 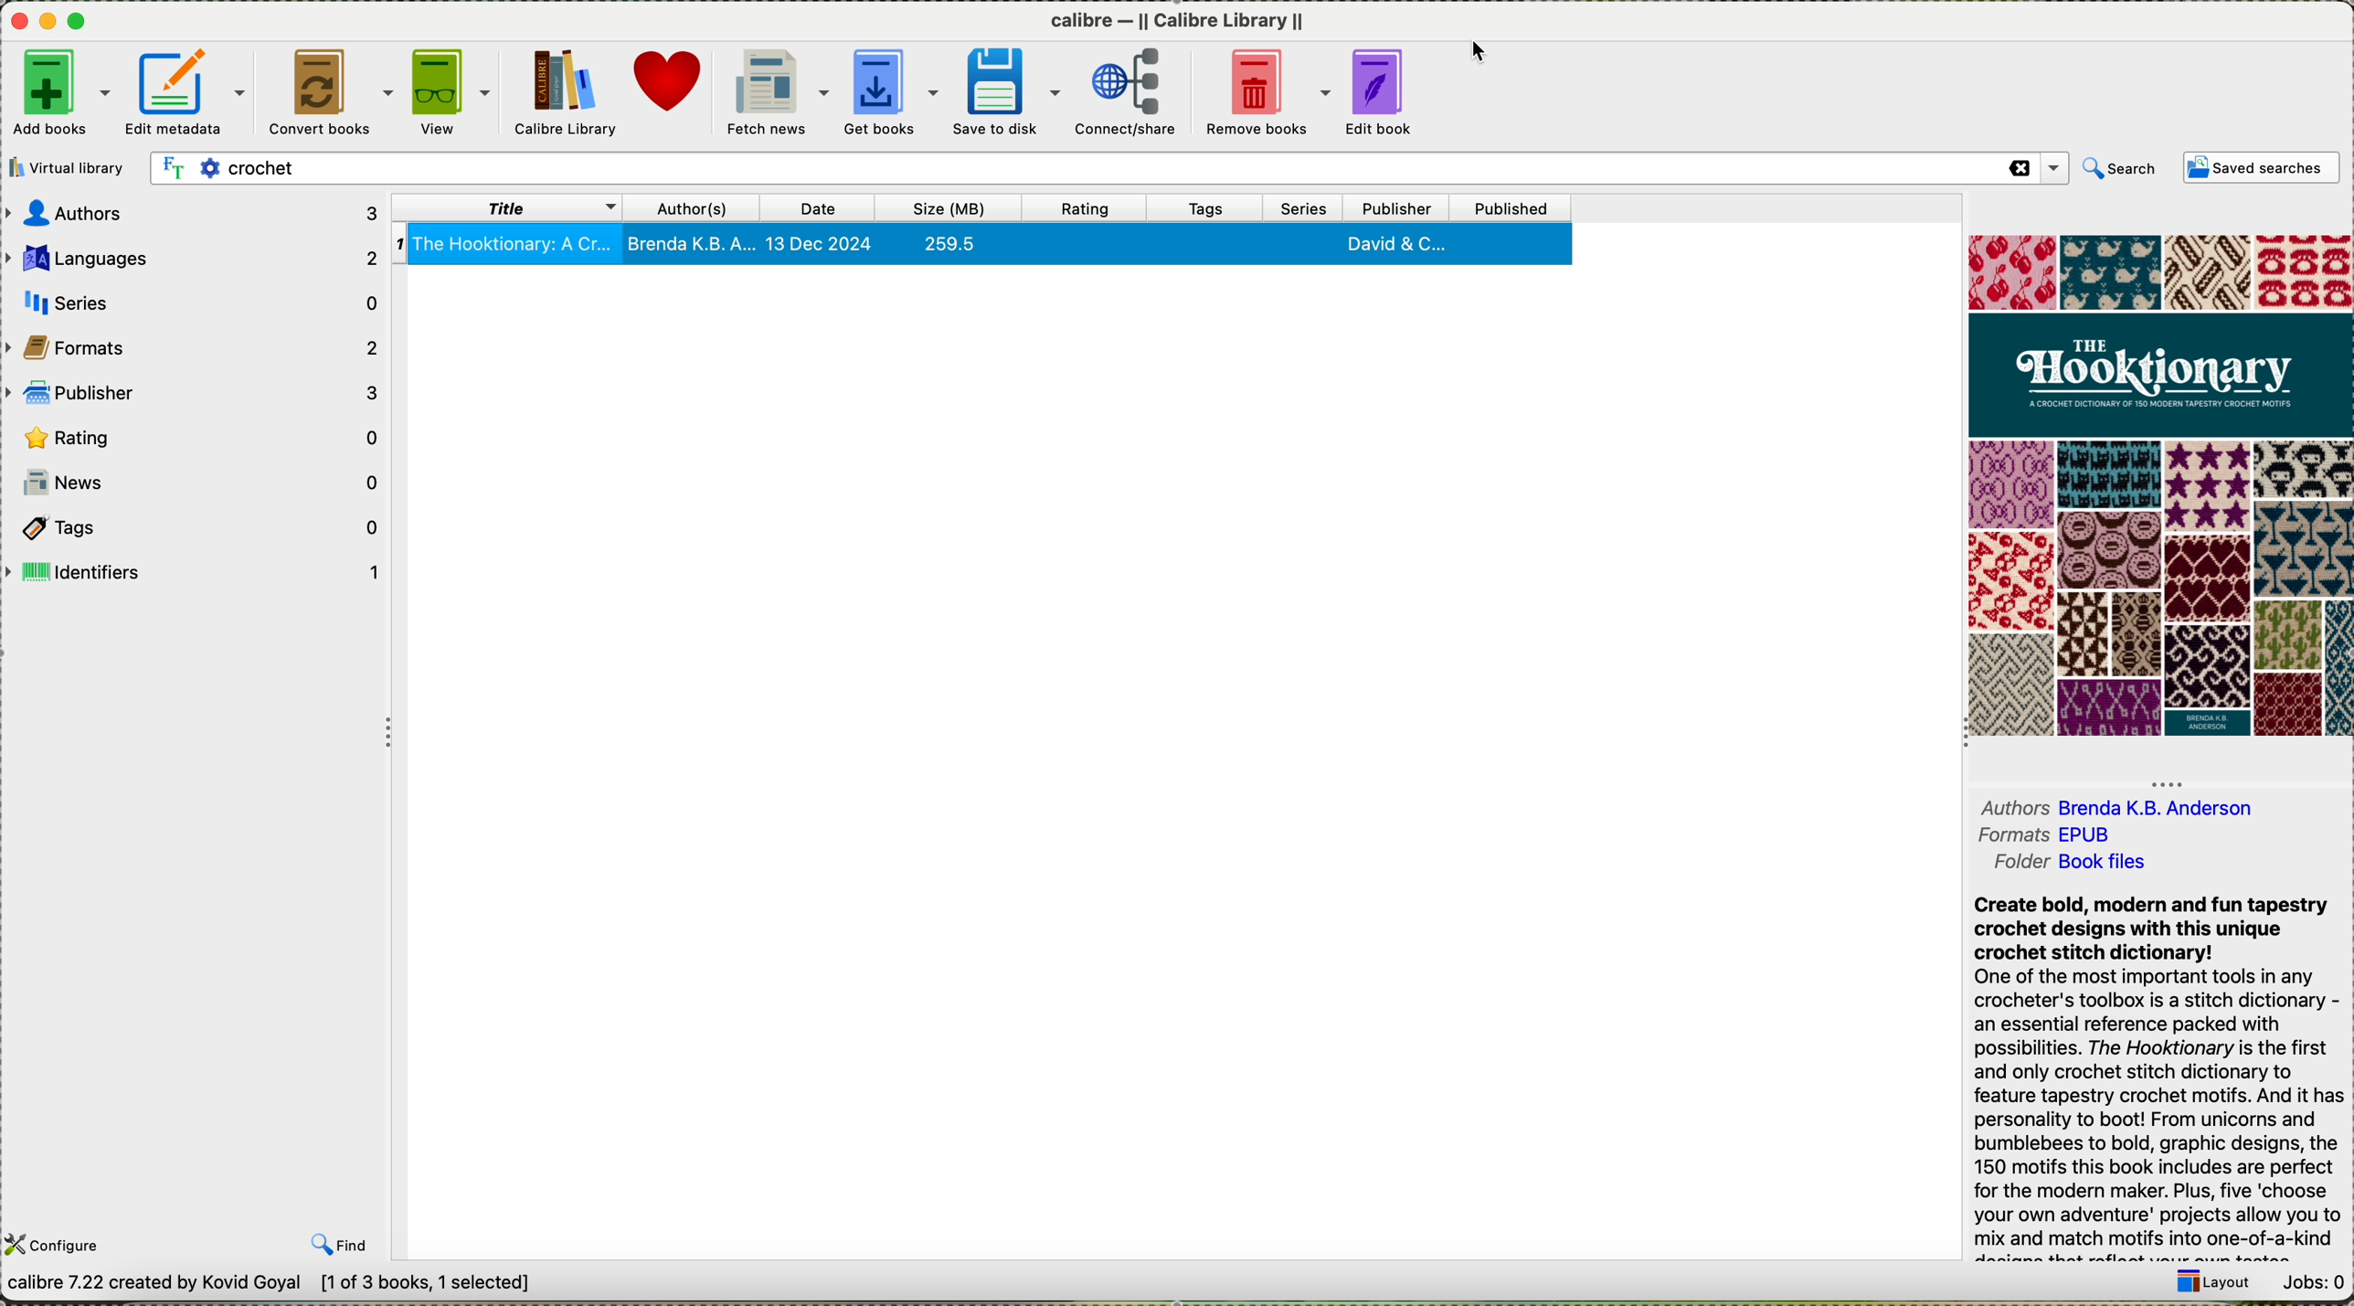 I want to click on donate, so click(x=669, y=81).